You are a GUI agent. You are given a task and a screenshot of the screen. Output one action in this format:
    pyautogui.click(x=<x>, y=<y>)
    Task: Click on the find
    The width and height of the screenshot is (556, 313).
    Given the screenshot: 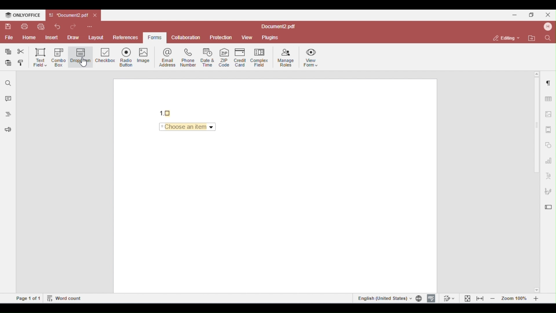 What is the action you would take?
    pyautogui.click(x=8, y=83)
    